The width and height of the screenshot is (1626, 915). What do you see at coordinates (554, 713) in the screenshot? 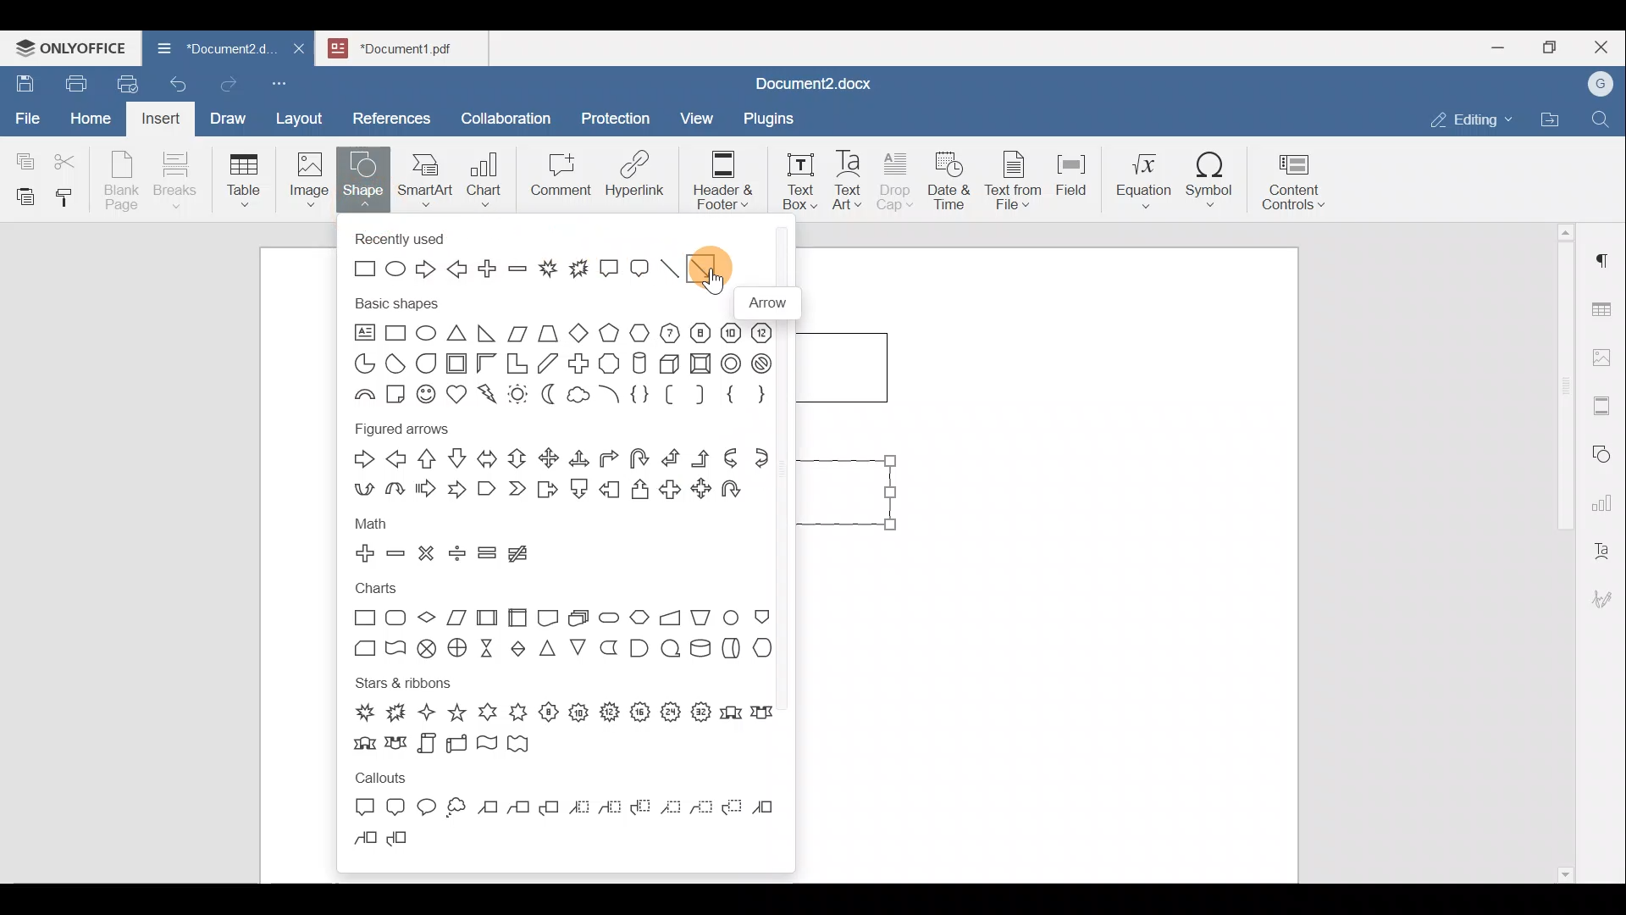
I see `Stars & ribbons` at bounding box center [554, 713].